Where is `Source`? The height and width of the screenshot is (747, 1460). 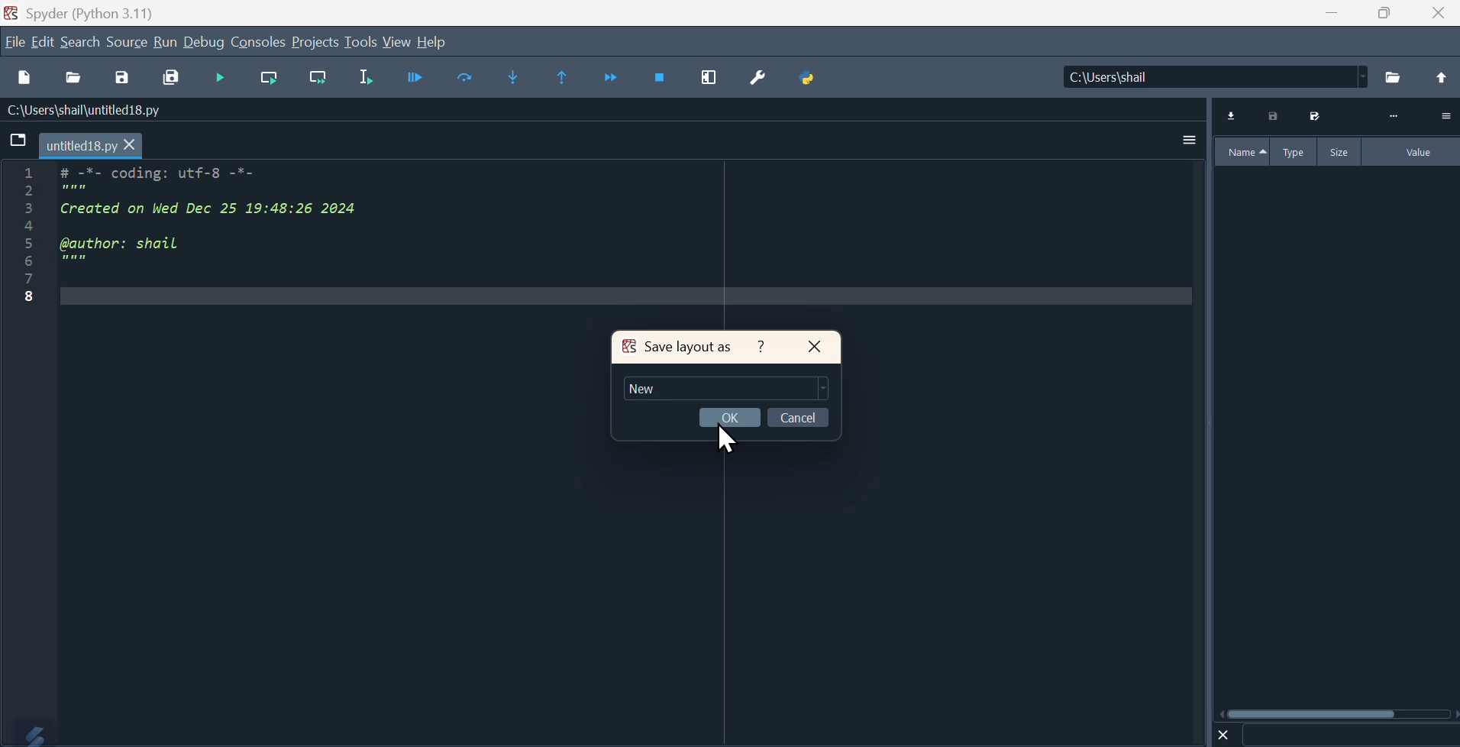
Source is located at coordinates (128, 41).